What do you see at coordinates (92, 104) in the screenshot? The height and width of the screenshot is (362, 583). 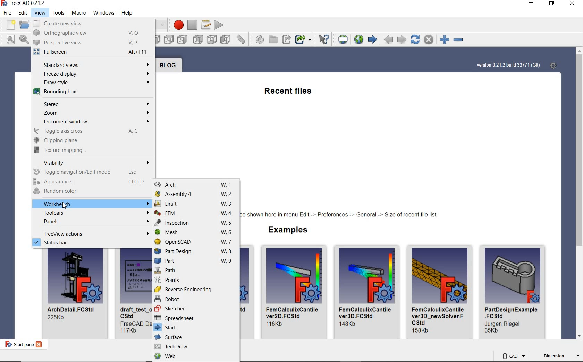 I see `stereo` at bounding box center [92, 104].